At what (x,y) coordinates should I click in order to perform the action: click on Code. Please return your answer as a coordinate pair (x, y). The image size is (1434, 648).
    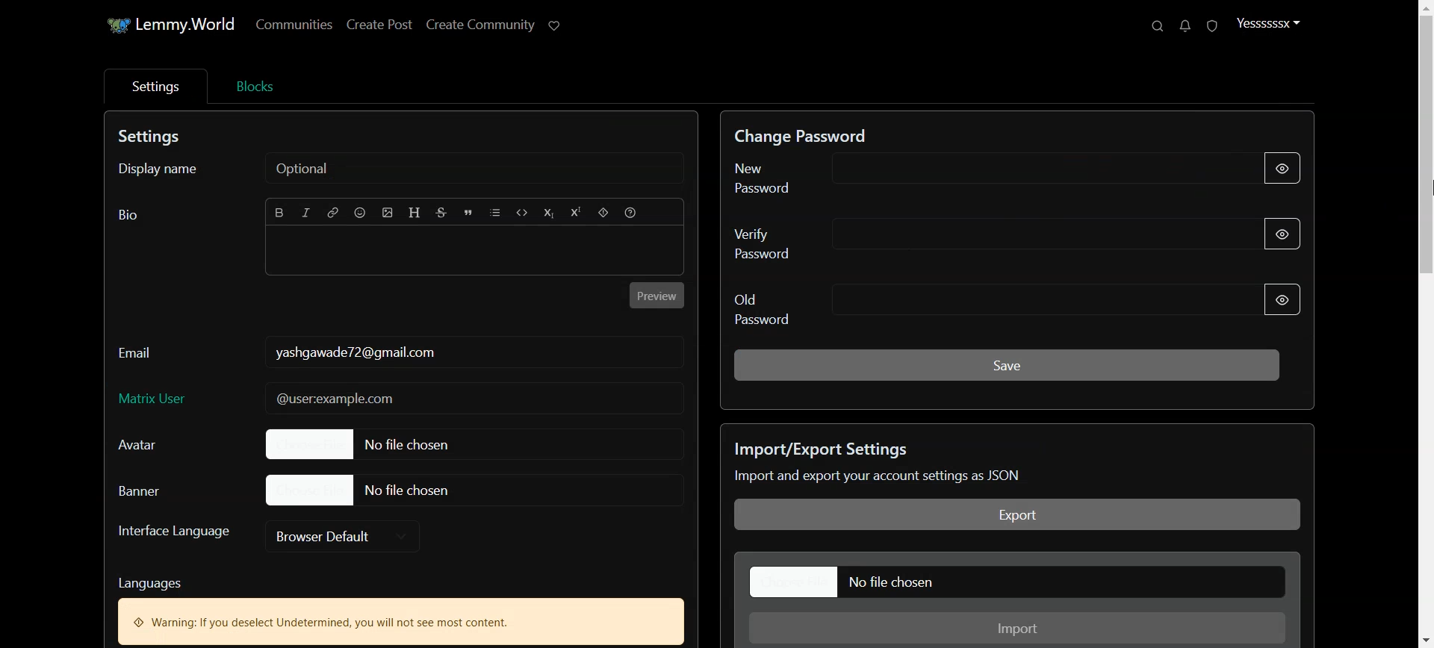
    Looking at the image, I should click on (523, 213).